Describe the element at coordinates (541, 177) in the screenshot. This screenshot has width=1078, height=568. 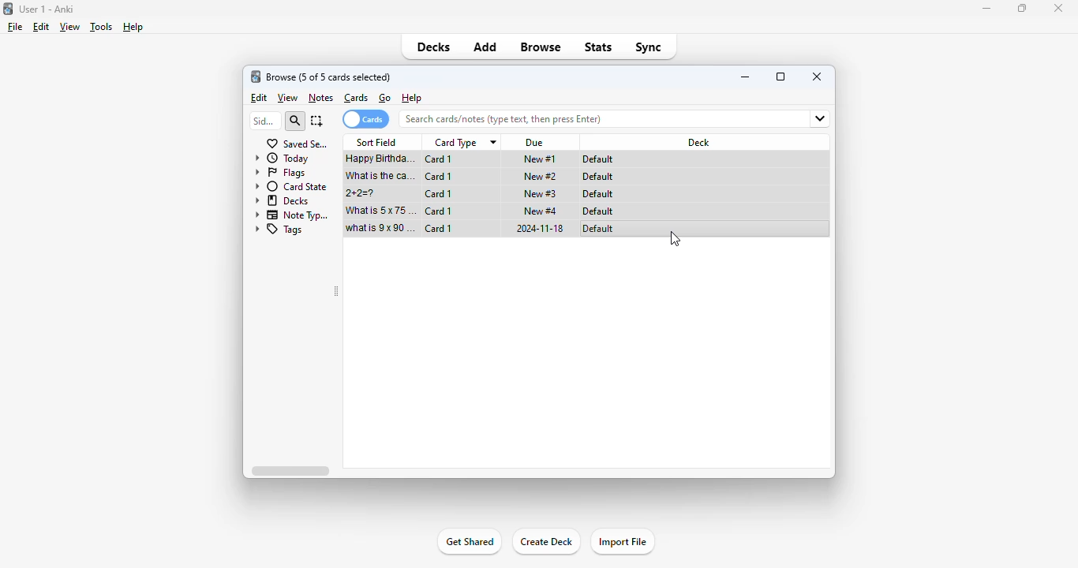
I see `new #2` at that location.